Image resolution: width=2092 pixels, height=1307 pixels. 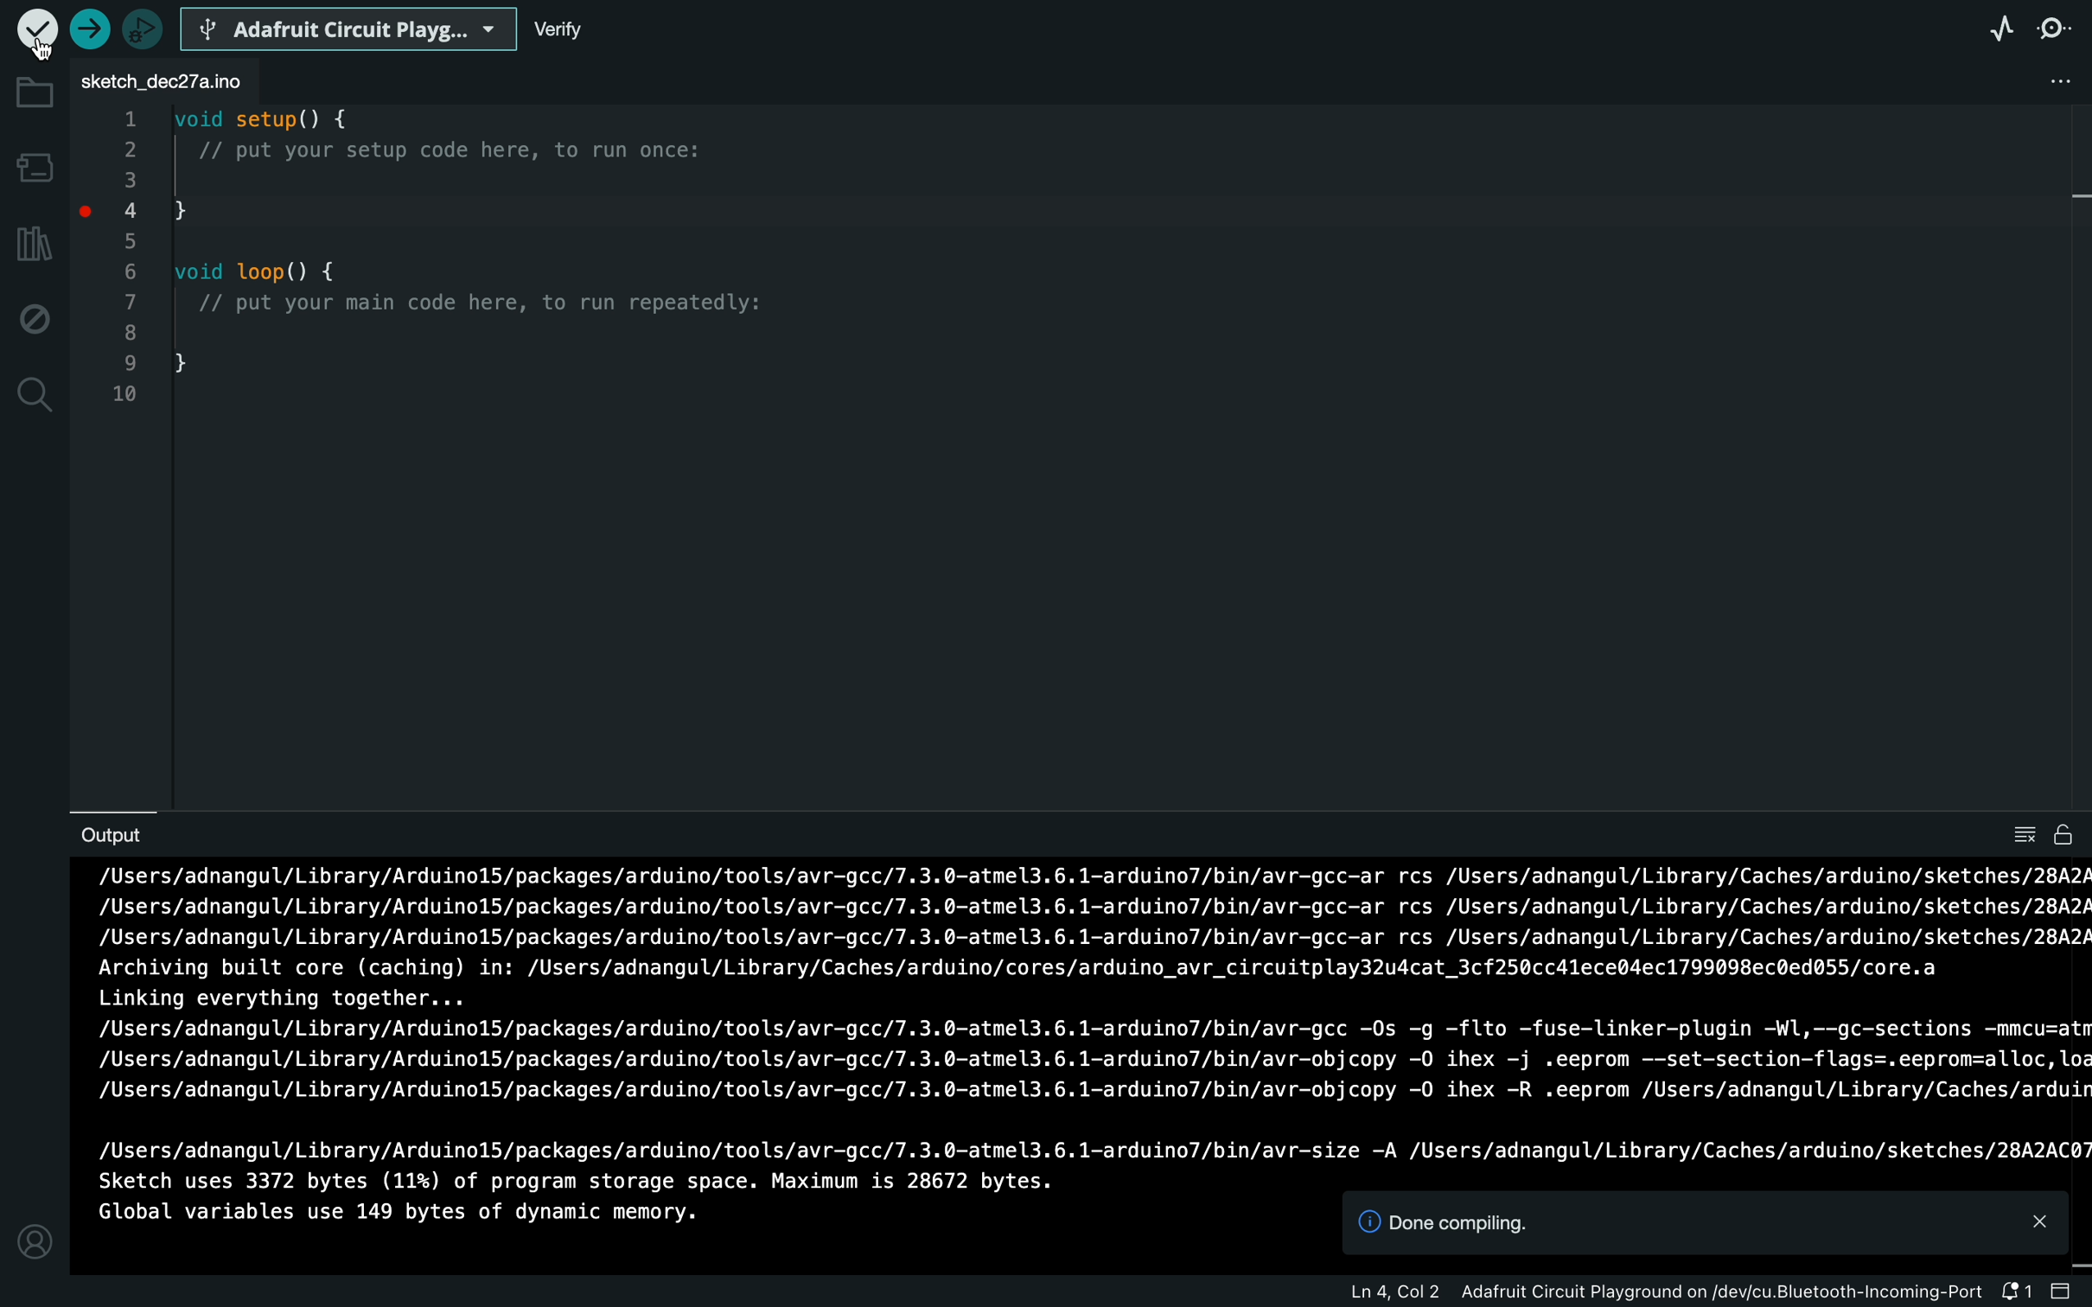 What do you see at coordinates (2042, 836) in the screenshot?
I see `clear` at bounding box center [2042, 836].